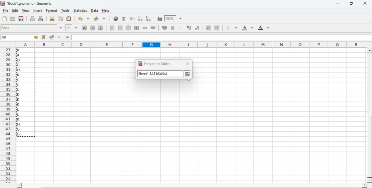 This screenshot has height=188, width=372. What do you see at coordinates (26, 10) in the screenshot?
I see `view` at bounding box center [26, 10].